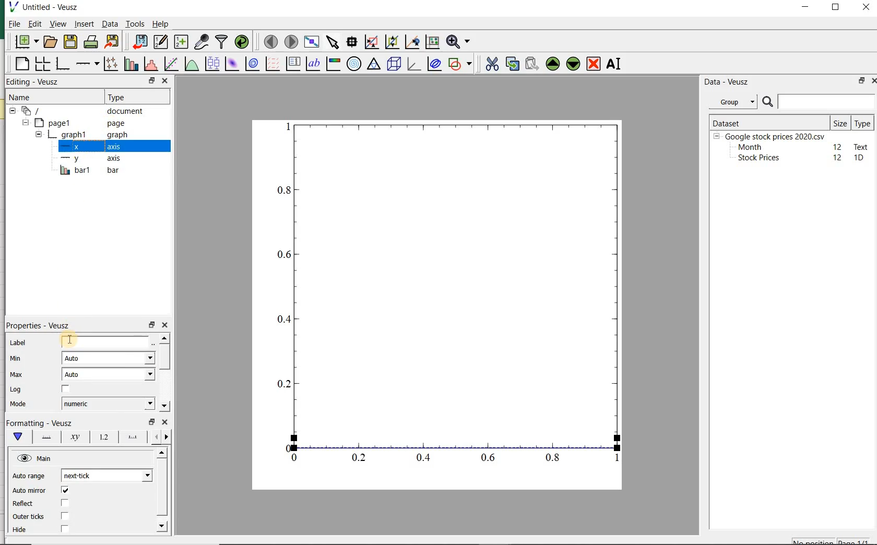 The height and width of the screenshot is (545, 877). Describe the element at coordinates (411, 42) in the screenshot. I see `click to recenter graph axes` at that location.